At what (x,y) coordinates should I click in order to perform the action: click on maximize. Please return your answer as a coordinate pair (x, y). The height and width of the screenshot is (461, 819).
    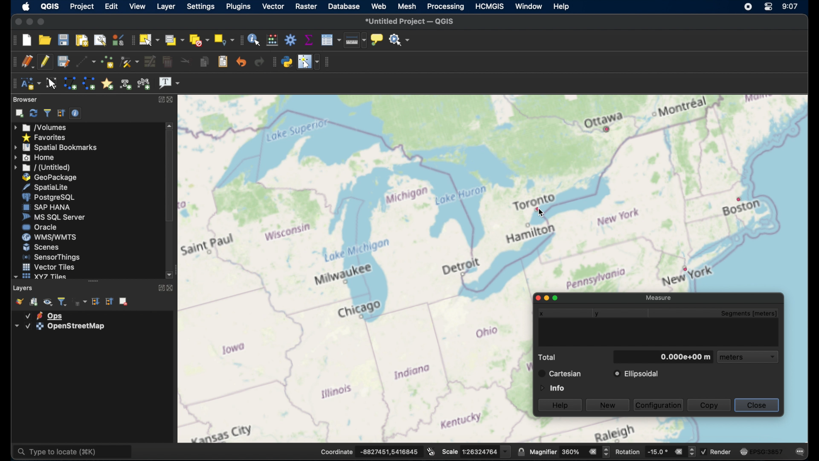
    Looking at the image, I should click on (41, 21).